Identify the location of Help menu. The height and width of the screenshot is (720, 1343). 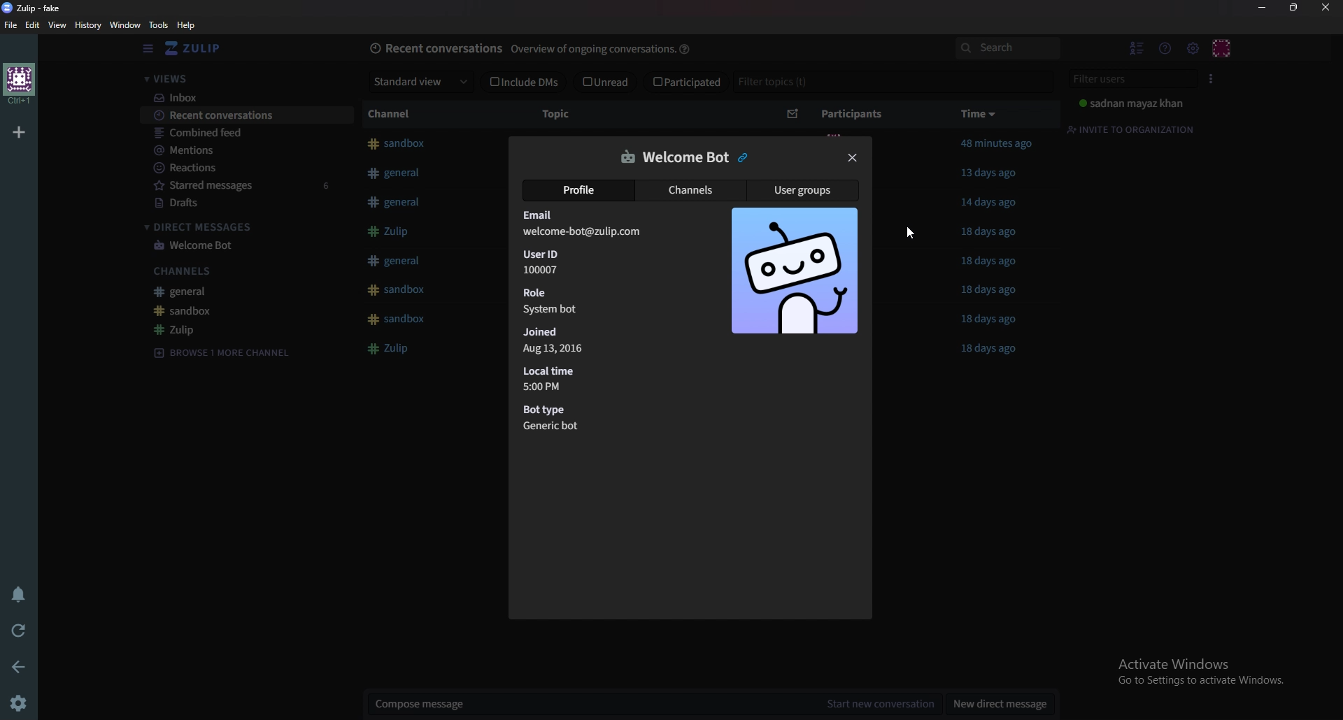
(1164, 48).